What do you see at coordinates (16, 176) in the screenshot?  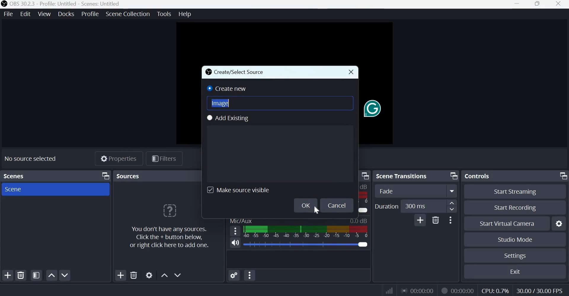 I see `Scenes` at bounding box center [16, 176].